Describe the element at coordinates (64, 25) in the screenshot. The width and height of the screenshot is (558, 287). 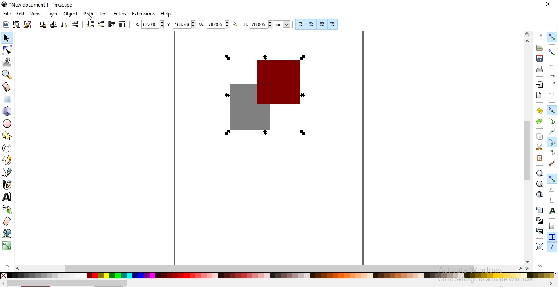
I see `flip horizontal` at that location.